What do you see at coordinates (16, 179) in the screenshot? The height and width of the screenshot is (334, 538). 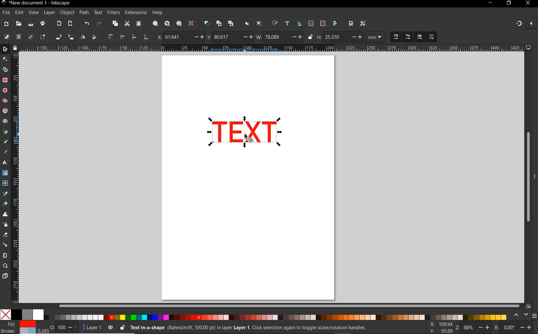 I see `ruler` at bounding box center [16, 179].